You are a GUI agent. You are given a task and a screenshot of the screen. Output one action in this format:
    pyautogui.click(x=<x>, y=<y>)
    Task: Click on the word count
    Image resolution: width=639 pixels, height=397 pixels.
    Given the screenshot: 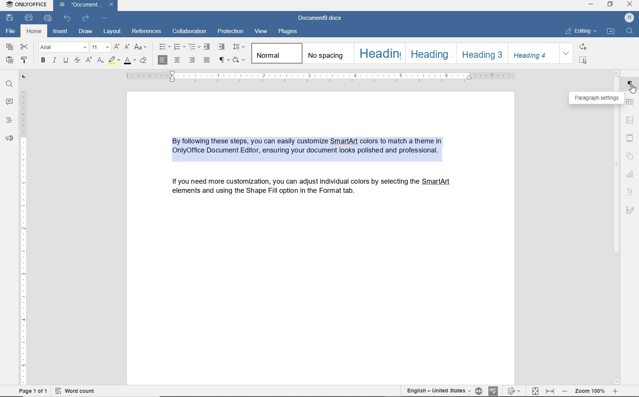 What is the action you would take?
    pyautogui.click(x=76, y=392)
    